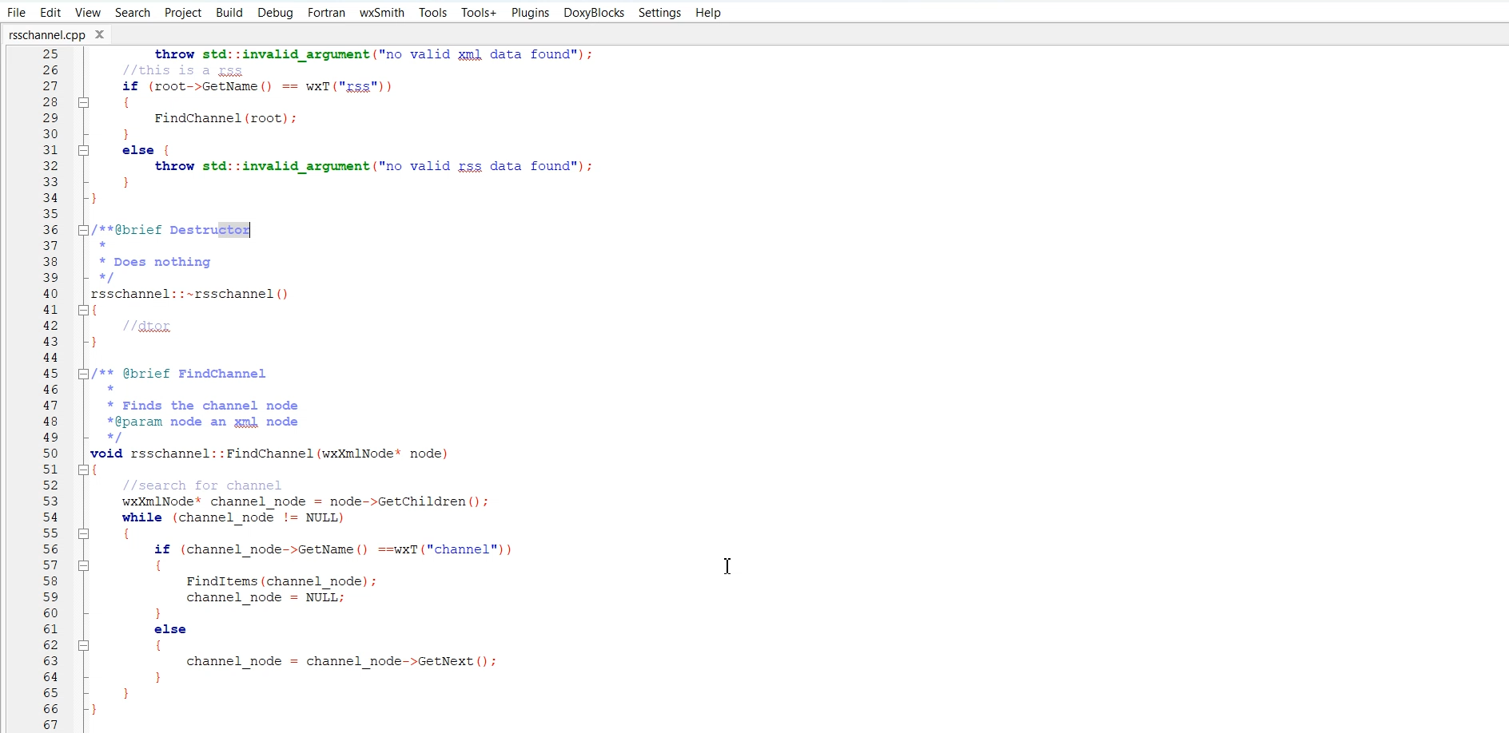  I want to click on Number line(2,3,4........44), so click(51, 390).